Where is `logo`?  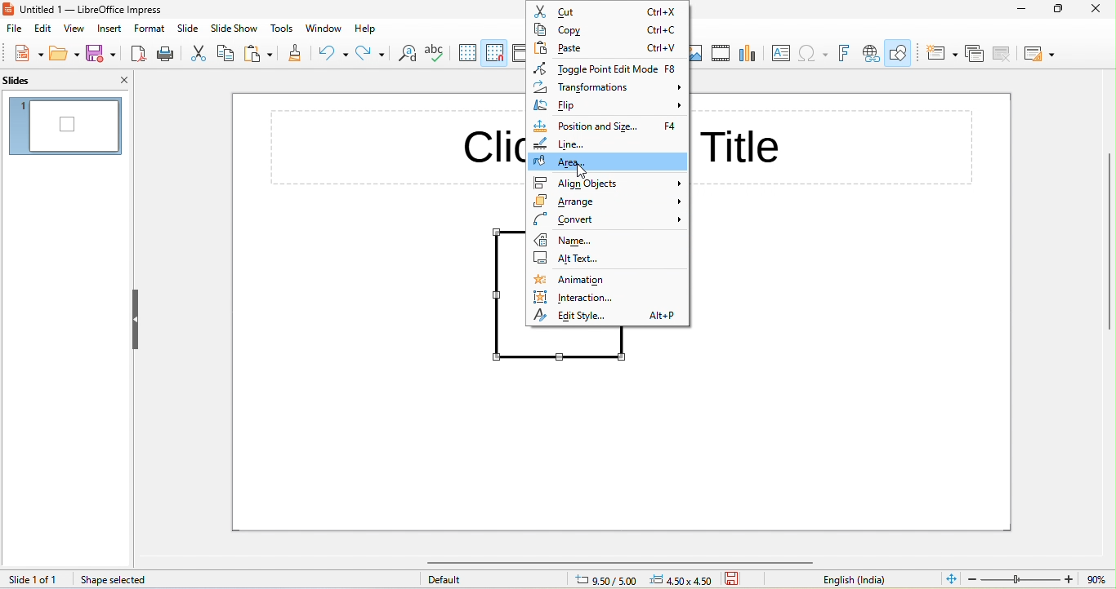 logo is located at coordinates (10, 10).